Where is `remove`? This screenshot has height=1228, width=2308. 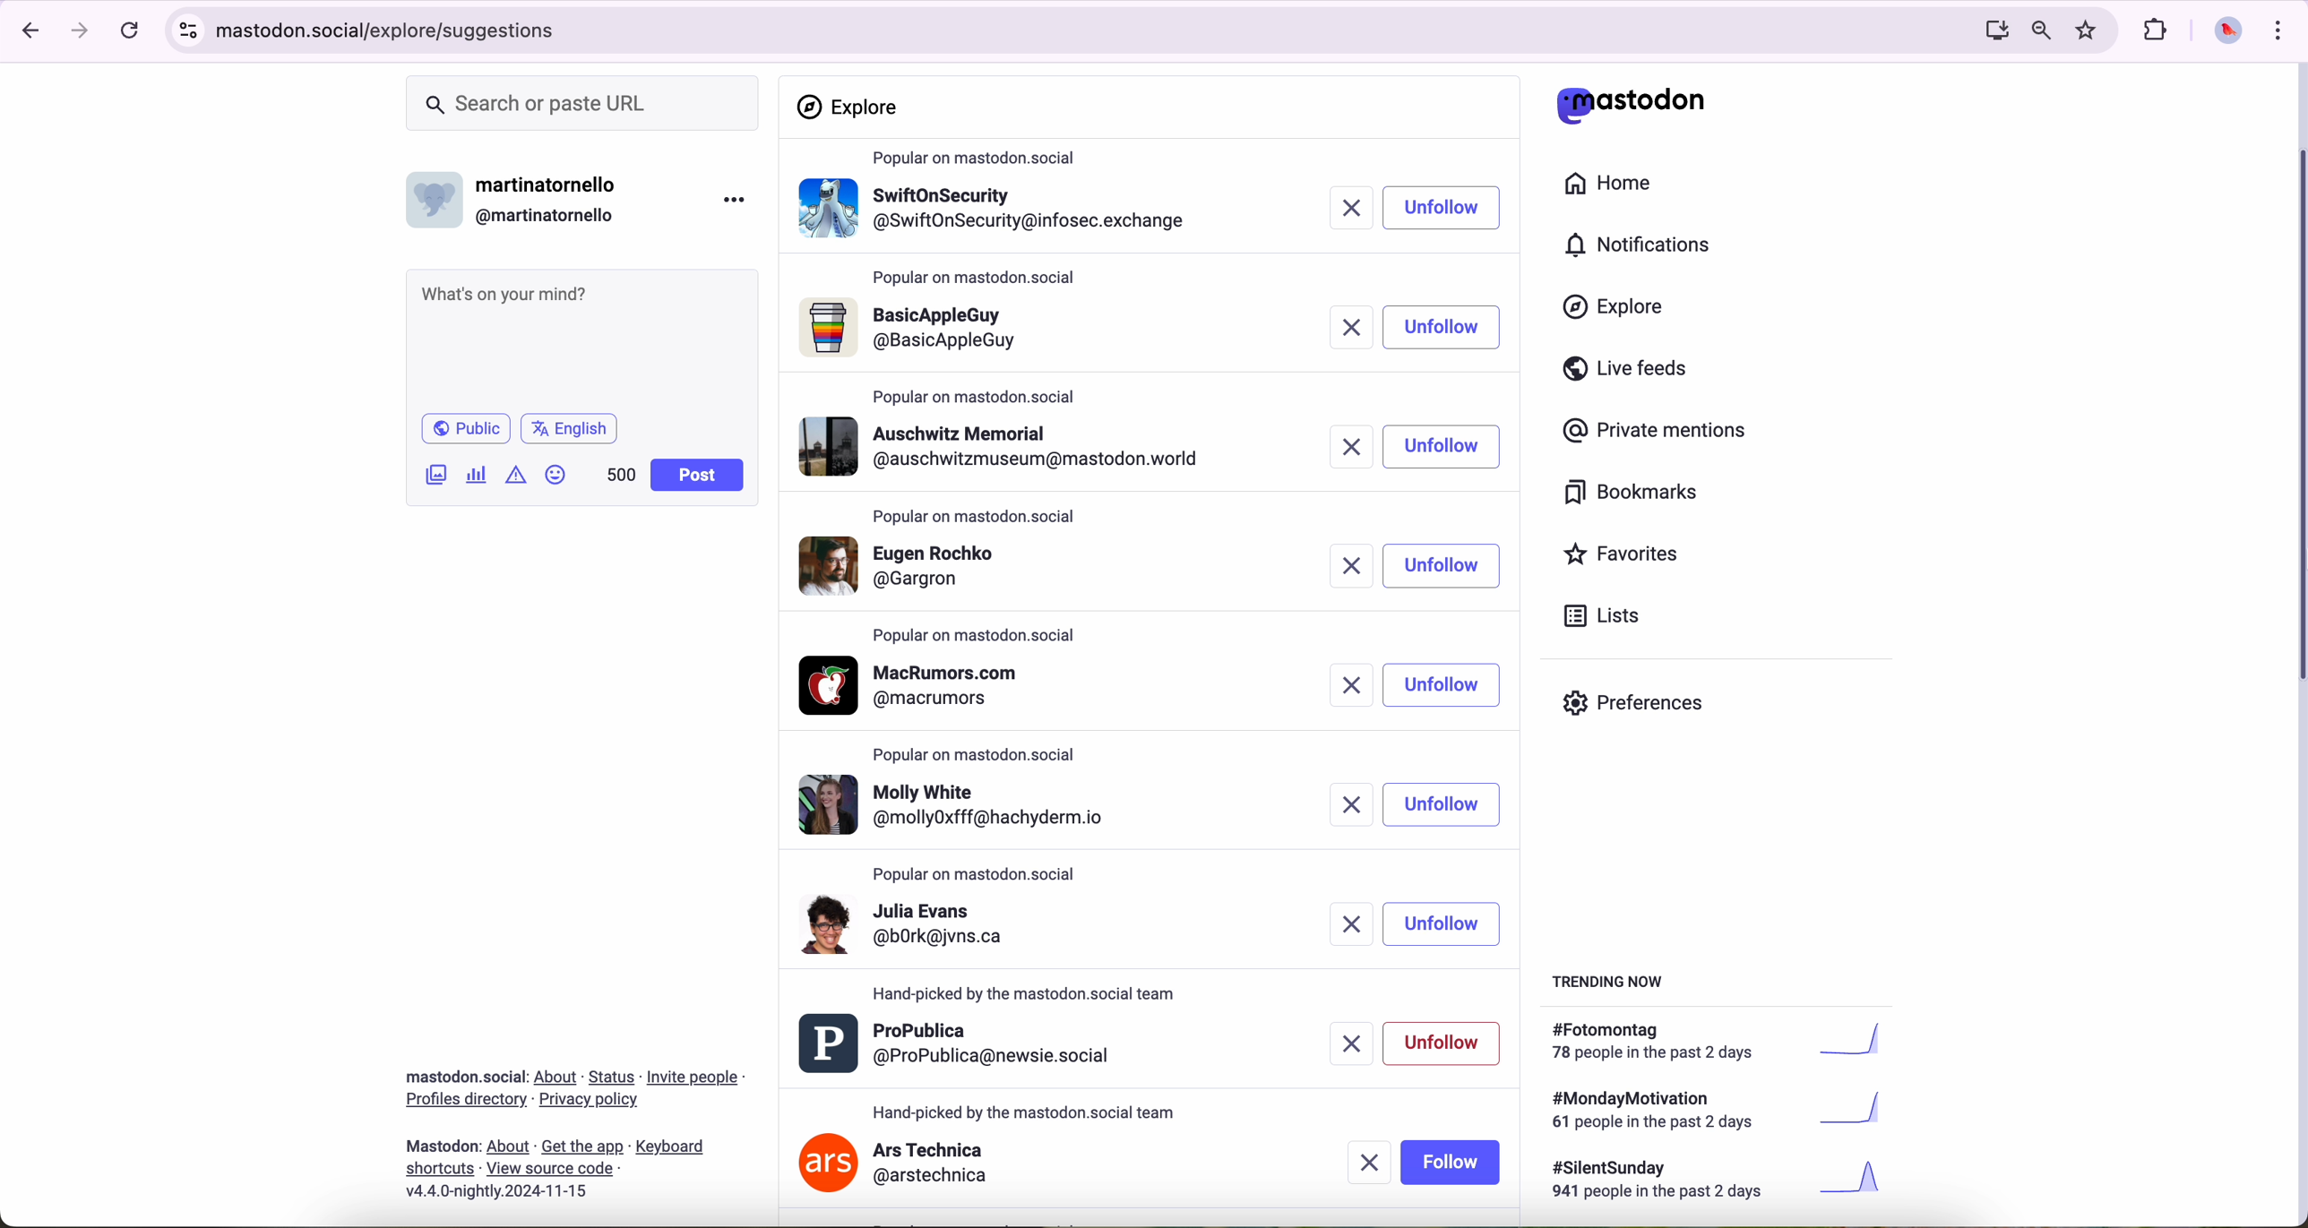 remove is located at coordinates (1366, 1164).